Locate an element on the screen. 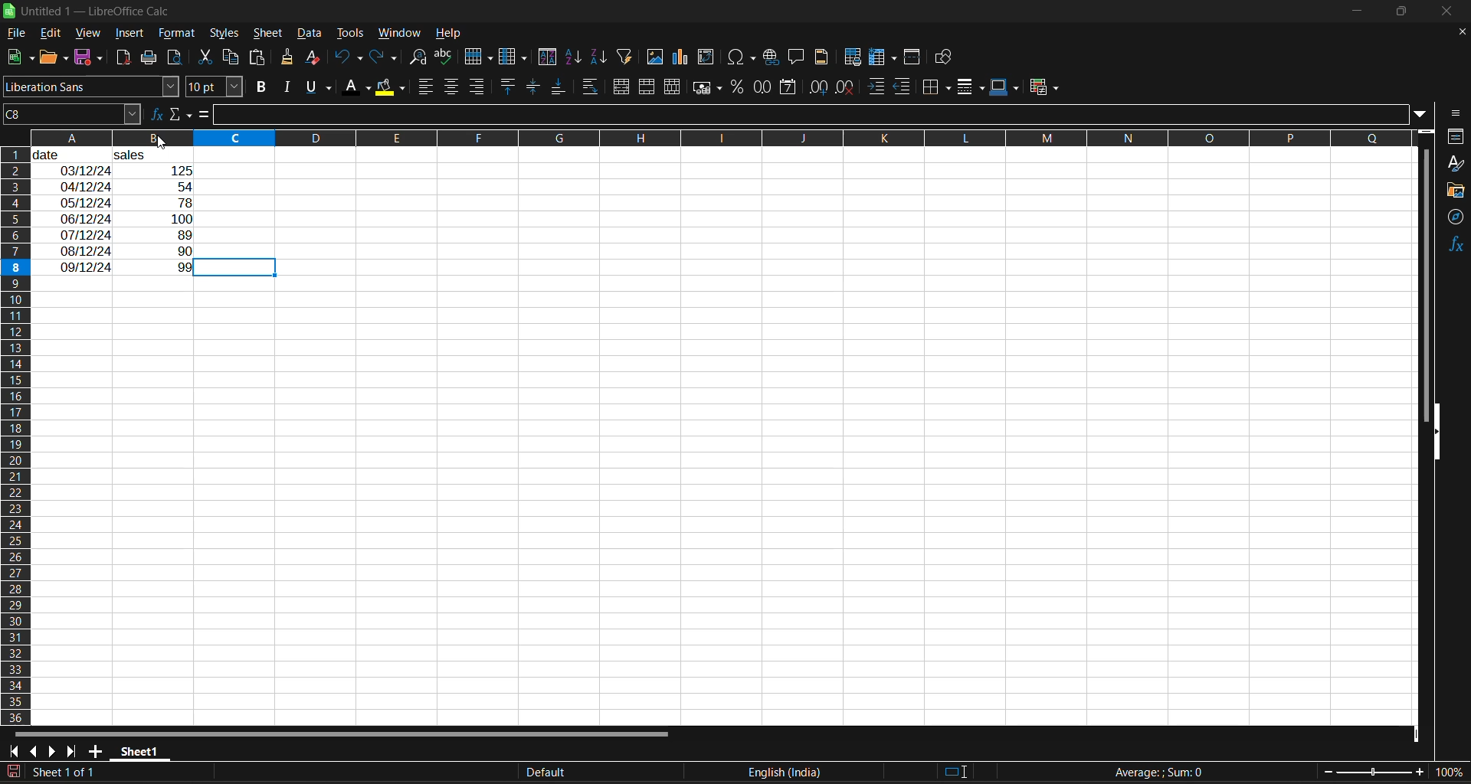 This screenshot has height=784, width=1471. sort is located at coordinates (547, 57).